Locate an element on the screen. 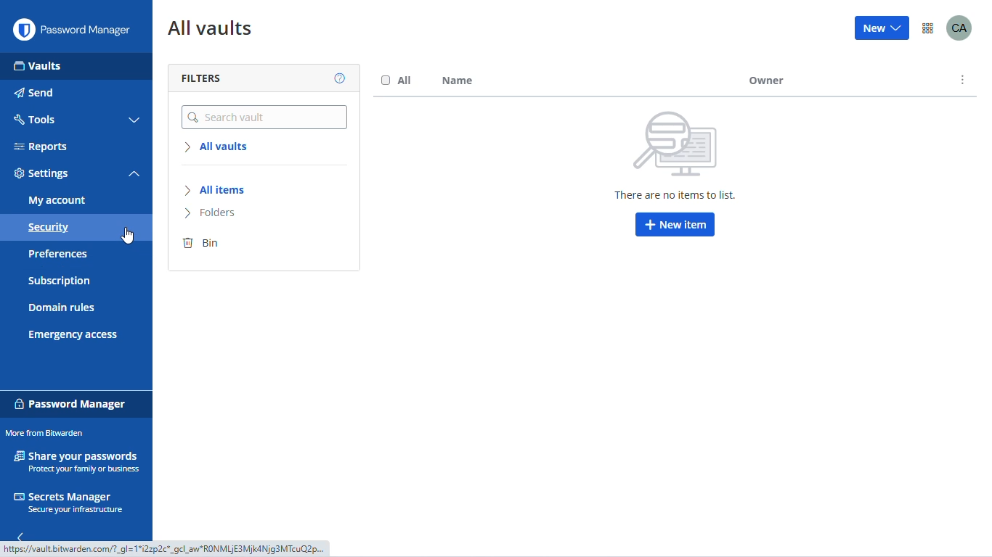 This screenshot has width=992, height=557. https://vault bitwarden.com/?_gl=1*i2zp2c*_gcl_aw*RONMLIE3Mjk4Njg3MTcuQ2p... is located at coordinates (169, 550).